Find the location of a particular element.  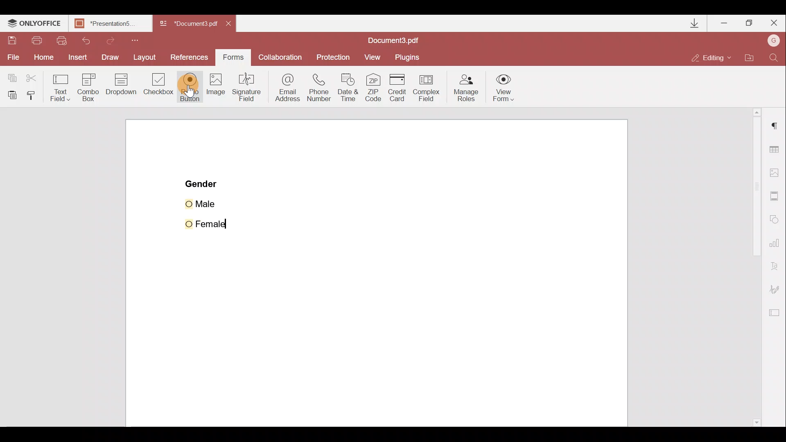

Table settings is located at coordinates (776, 148).